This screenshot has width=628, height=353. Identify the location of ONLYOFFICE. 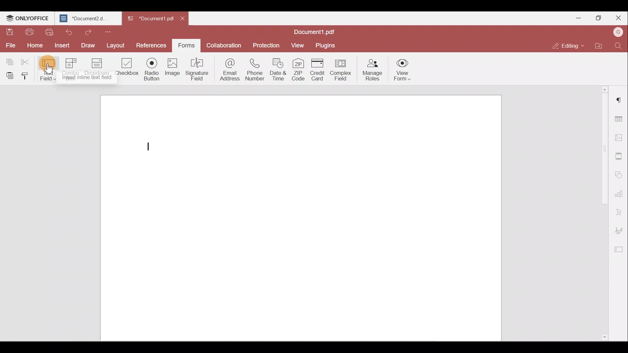
(27, 18).